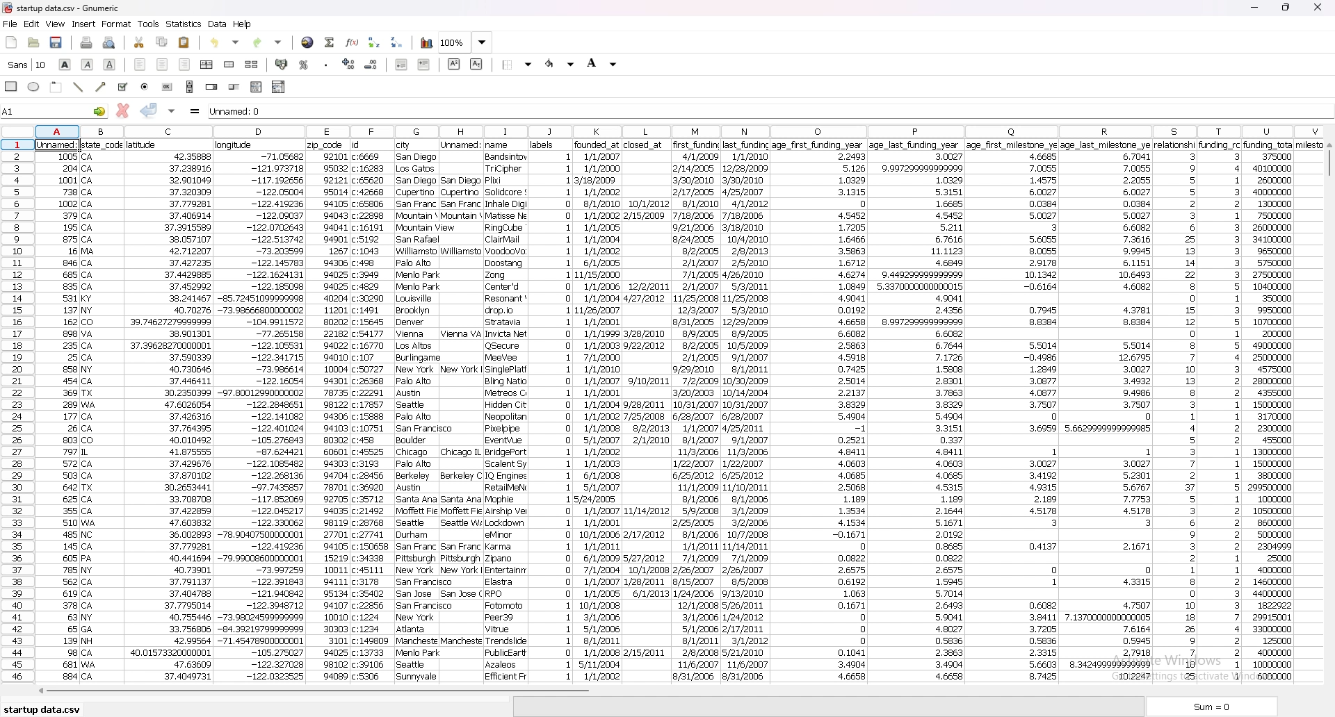 The image size is (1335, 717). What do you see at coordinates (771, 110) in the screenshot?
I see `unnamed : 0` at bounding box center [771, 110].